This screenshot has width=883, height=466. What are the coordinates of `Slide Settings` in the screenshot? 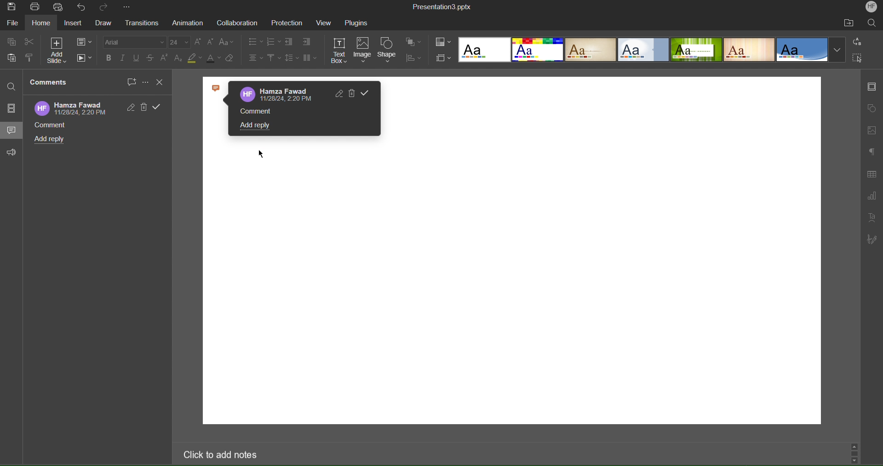 It's located at (84, 42).